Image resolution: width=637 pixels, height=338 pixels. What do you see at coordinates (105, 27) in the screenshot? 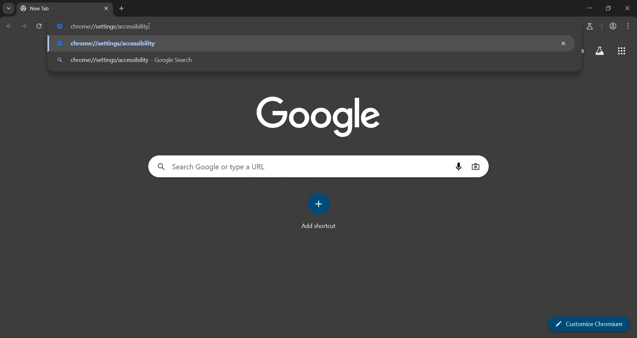
I see `chrome://settings/accessibility]` at bounding box center [105, 27].